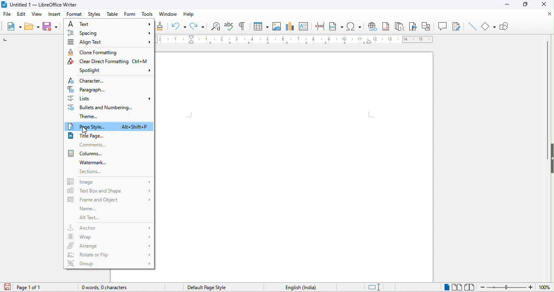 This screenshot has width=554, height=292. I want to click on cursor movement, so click(85, 130).